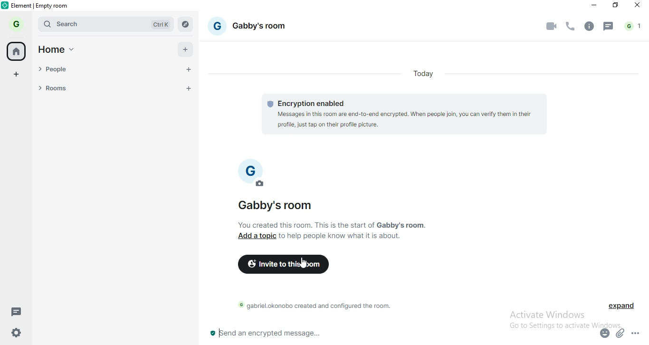  Describe the element at coordinates (278, 206) in the screenshot. I see `gabby's room` at that location.